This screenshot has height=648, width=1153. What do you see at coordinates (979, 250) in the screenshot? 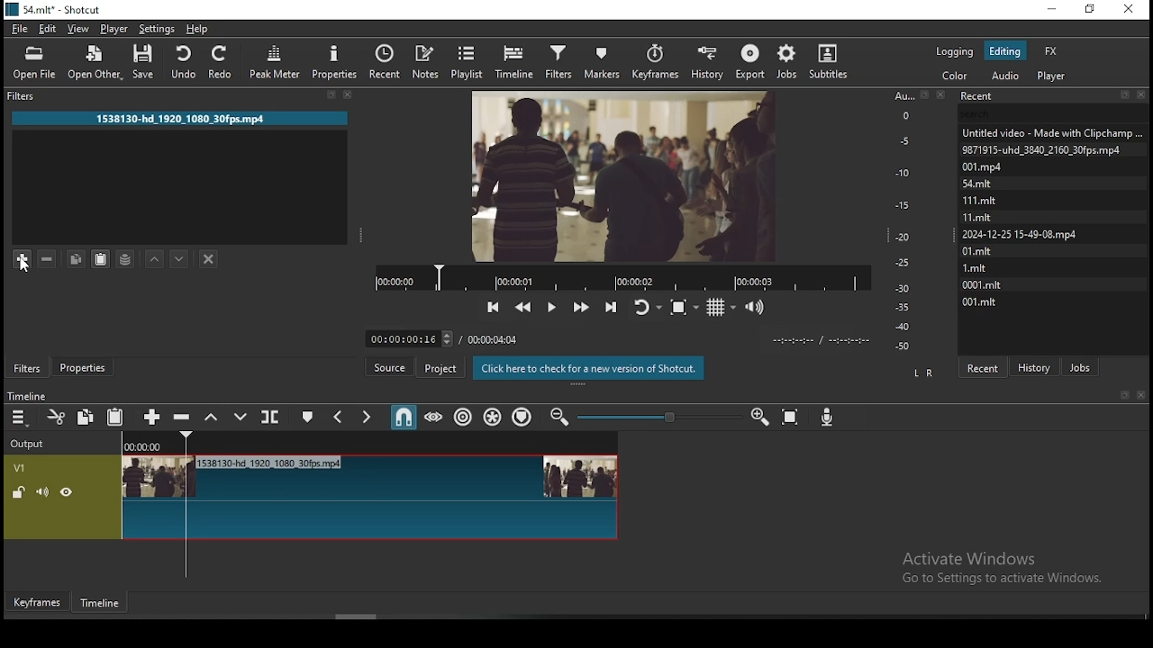
I see `0l.mit` at bounding box center [979, 250].